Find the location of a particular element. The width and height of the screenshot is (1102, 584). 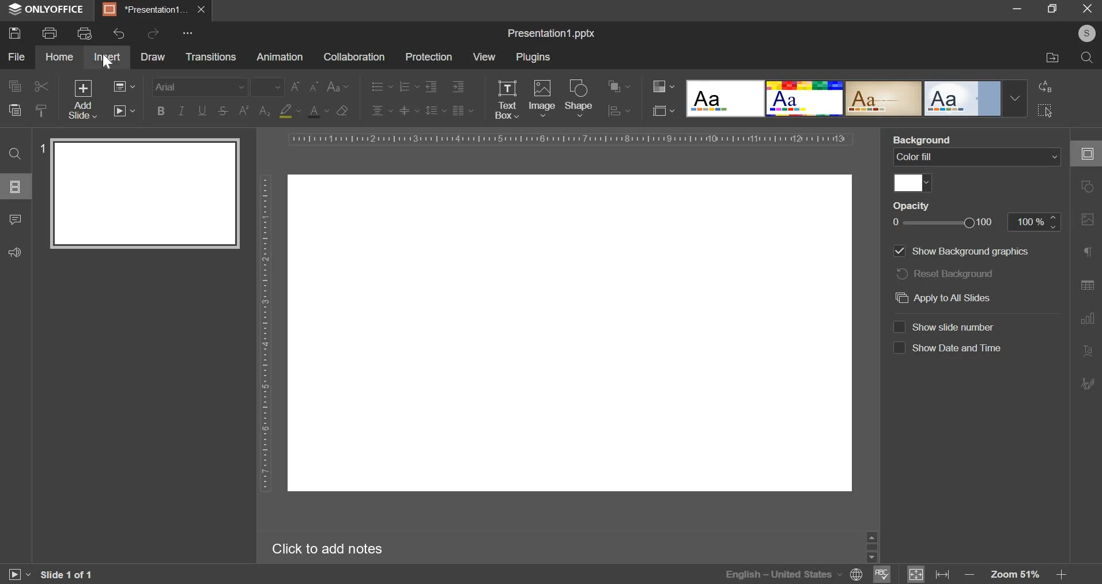

collaboration is located at coordinates (354, 57).